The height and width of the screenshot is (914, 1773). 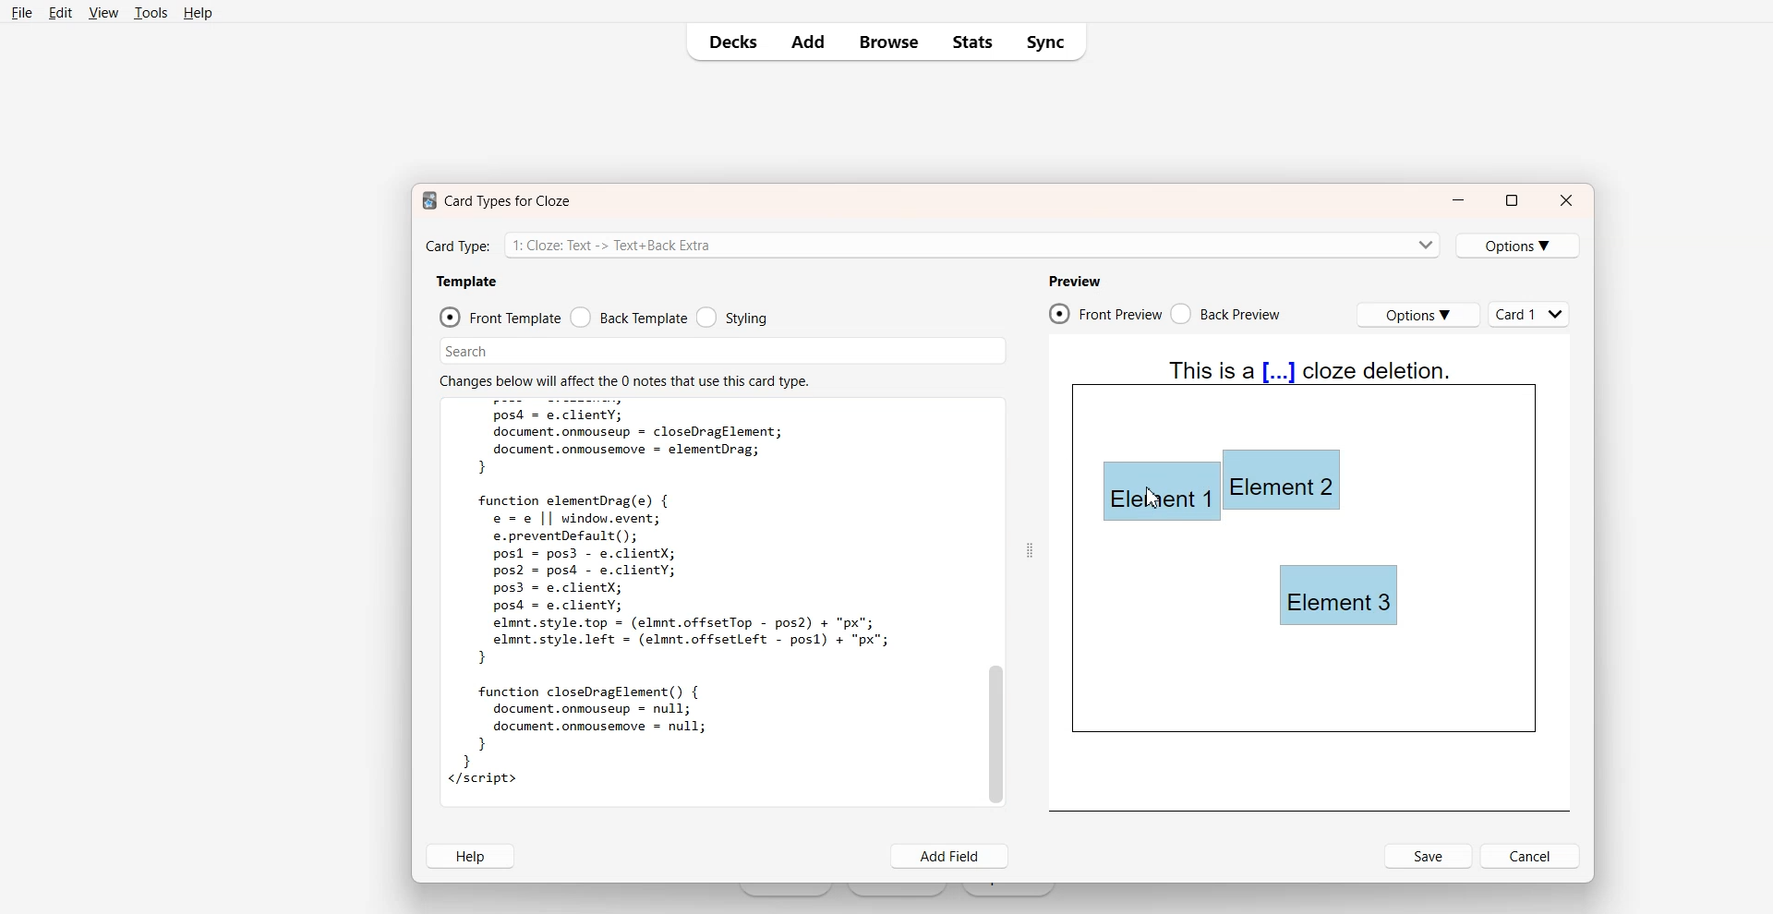 What do you see at coordinates (951, 857) in the screenshot?
I see `Add Field` at bounding box center [951, 857].